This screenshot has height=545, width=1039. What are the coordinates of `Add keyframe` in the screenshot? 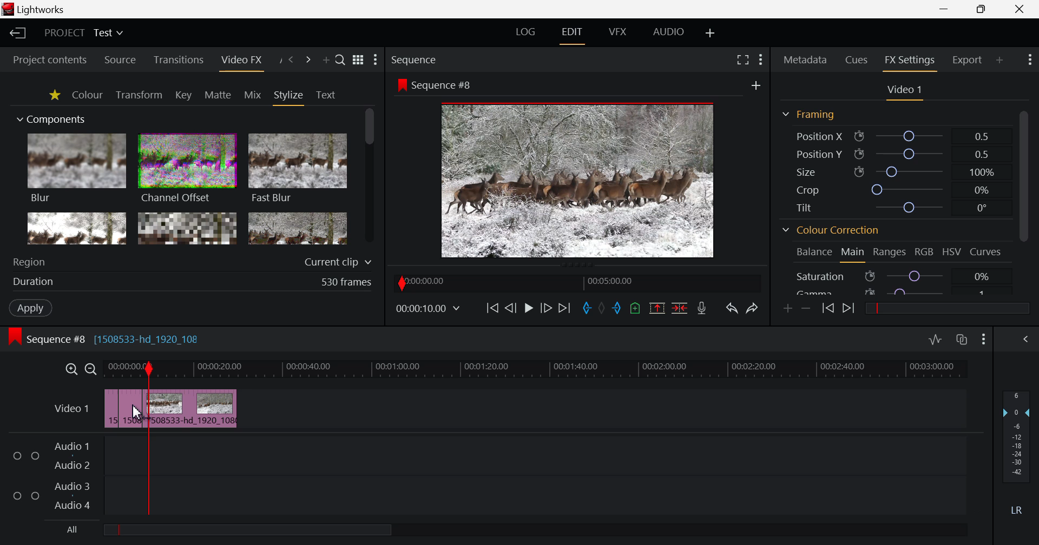 It's located at (788, 309).